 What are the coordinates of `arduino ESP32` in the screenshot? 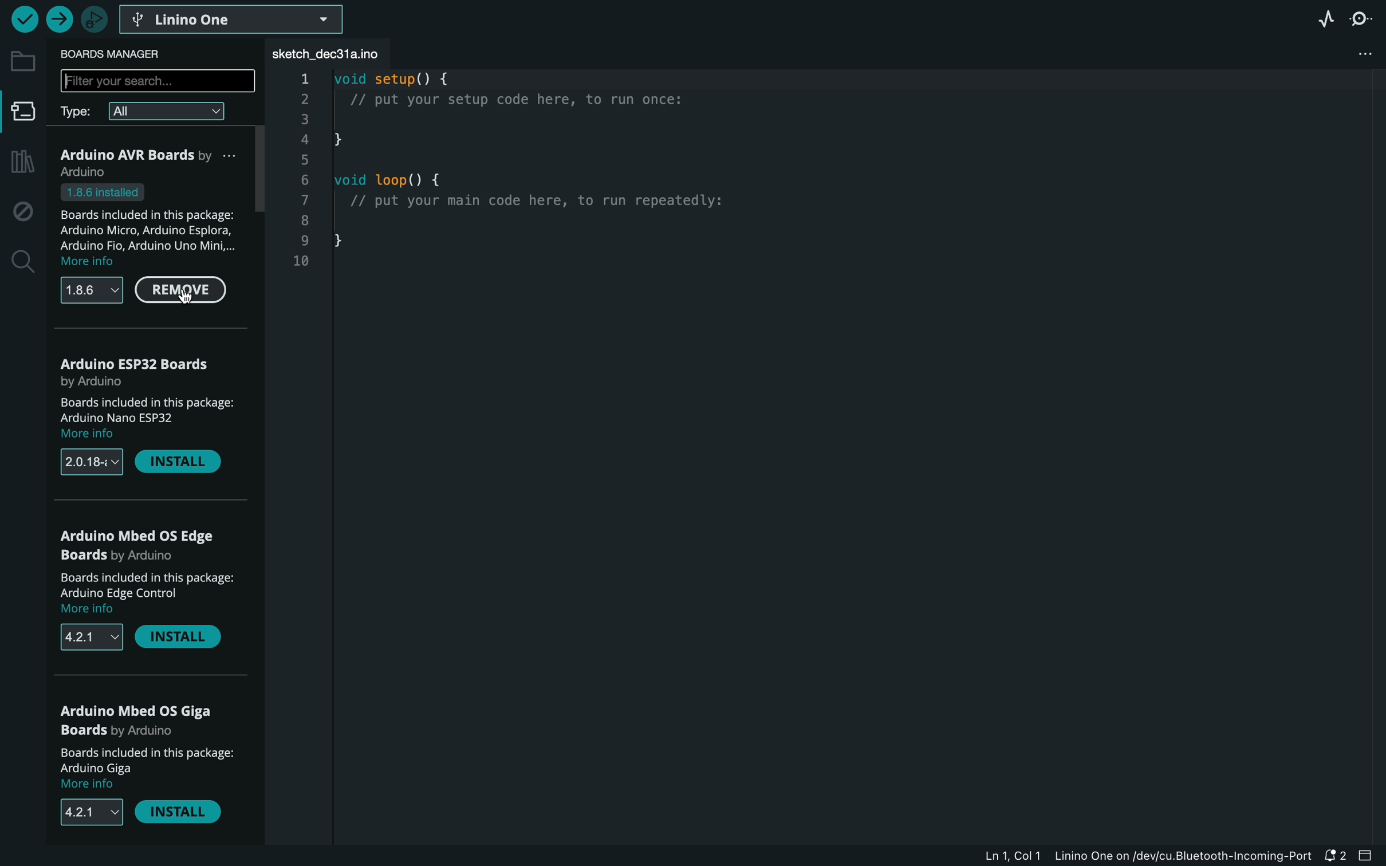 It's located at (137, 371).